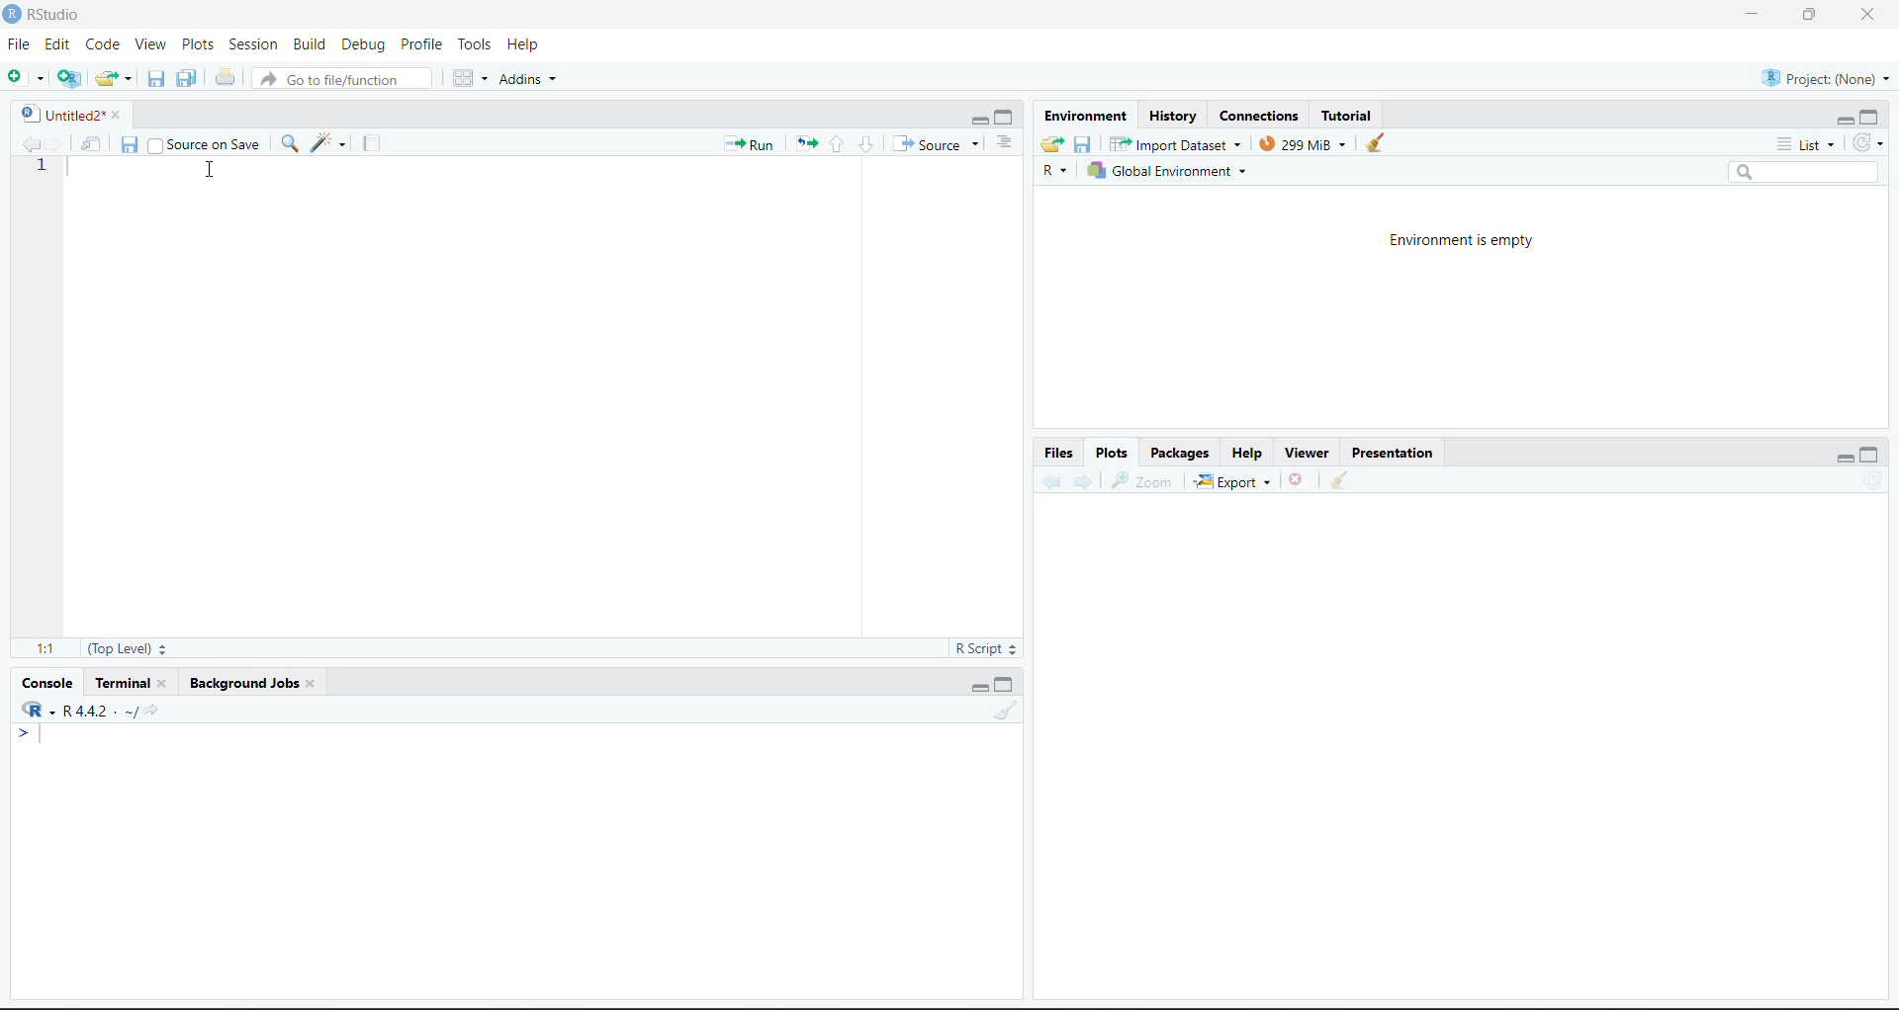 The width and height of the screenshot is (1899, 1010). Describe the element at coordinates (426, 44) in the screenshot. I see `Profile` at that location.